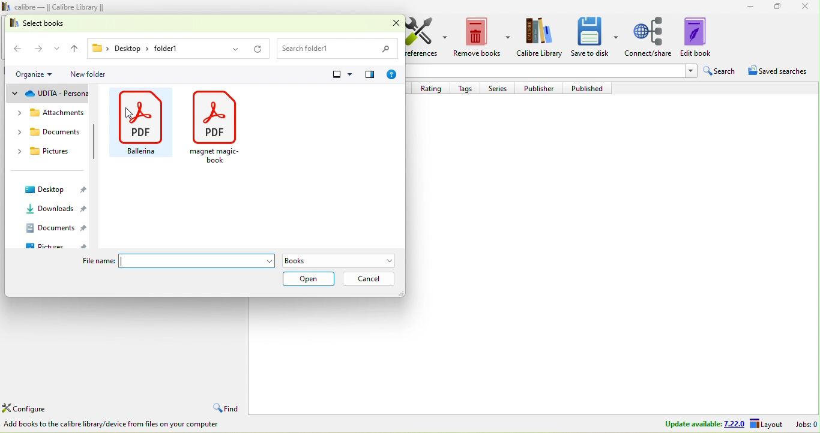 The width and height of the screenshot is (820, 433). Describe the element at coordinates (52, 23) in the screenshot. I see `select books` at that location.